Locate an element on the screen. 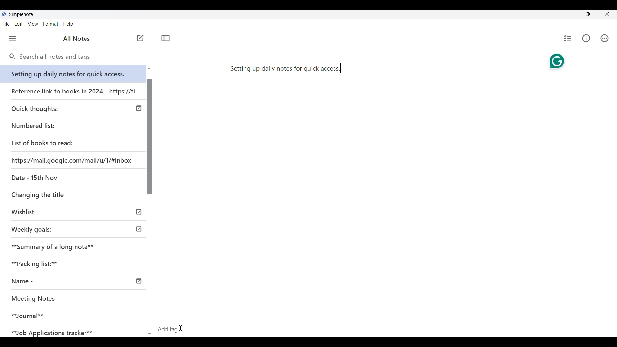 The width and height of the screenshot is (617, 347). Edit menu is located at coordinates (19, 24).